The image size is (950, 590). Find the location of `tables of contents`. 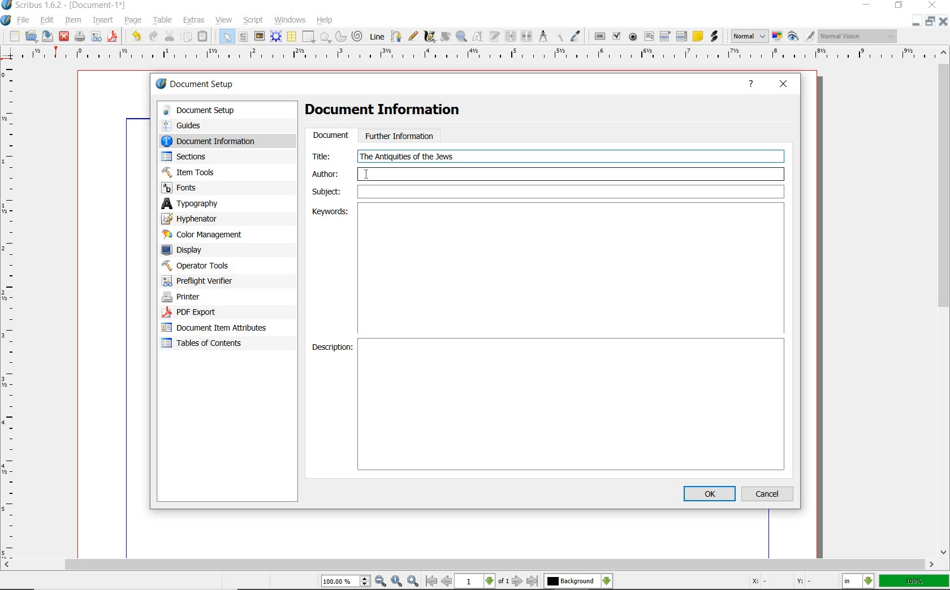

tables of contents is located at coordinates (209, 344).